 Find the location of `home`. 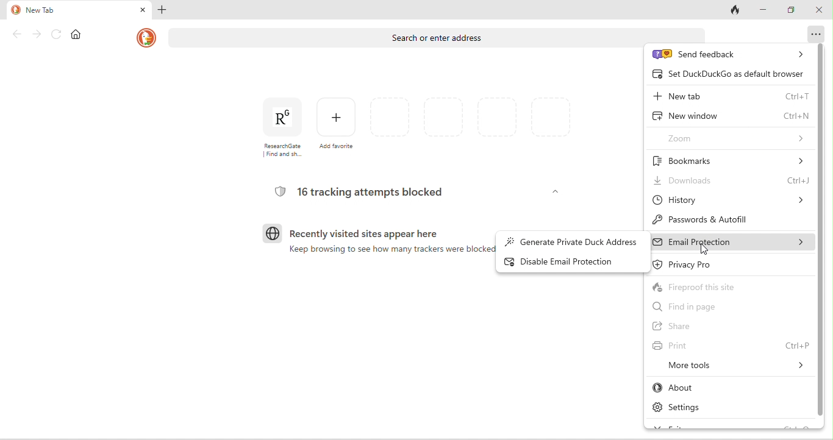

home is located at coordinates (79, 35).